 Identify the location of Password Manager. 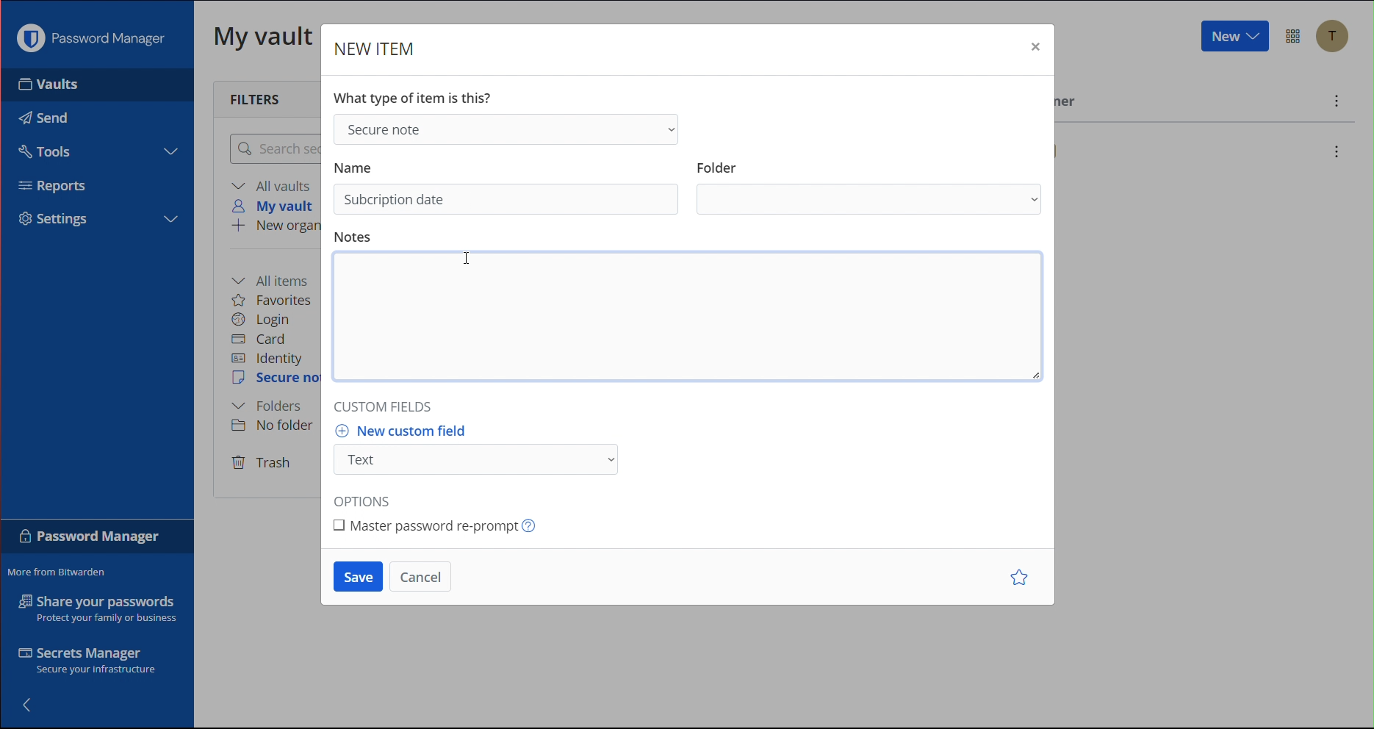
(95, 38).